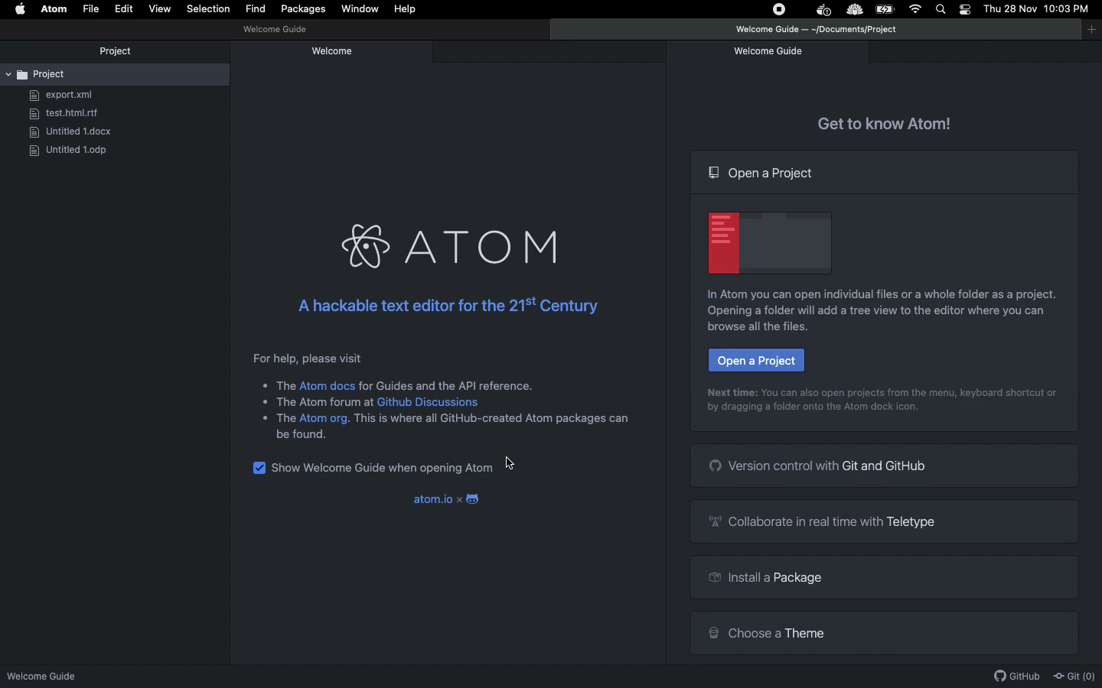  I want to click on Welcome guide, so click(821, 31).